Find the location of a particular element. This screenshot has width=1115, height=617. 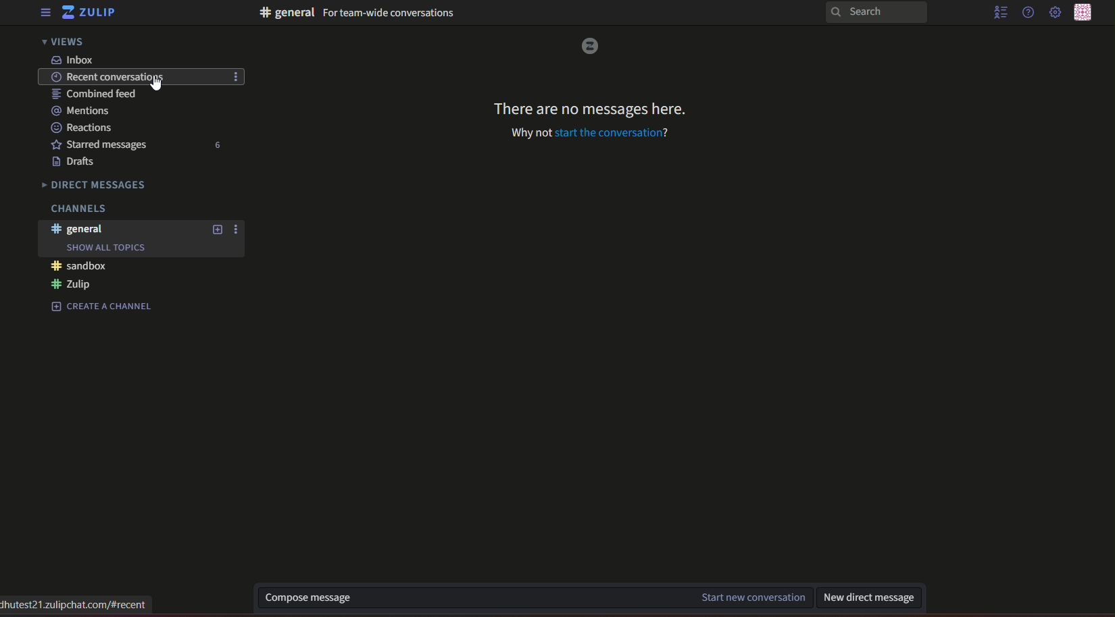

show all topics is located at coordinates (105, 248).